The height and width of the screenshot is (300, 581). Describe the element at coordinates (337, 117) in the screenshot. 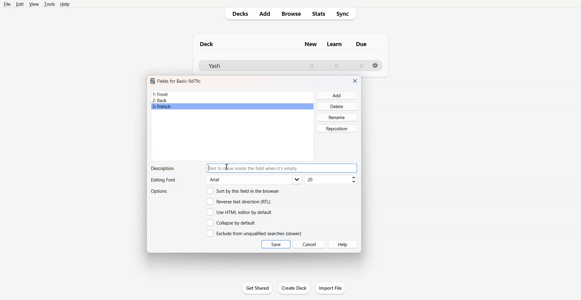

I see `Rename` at that location.